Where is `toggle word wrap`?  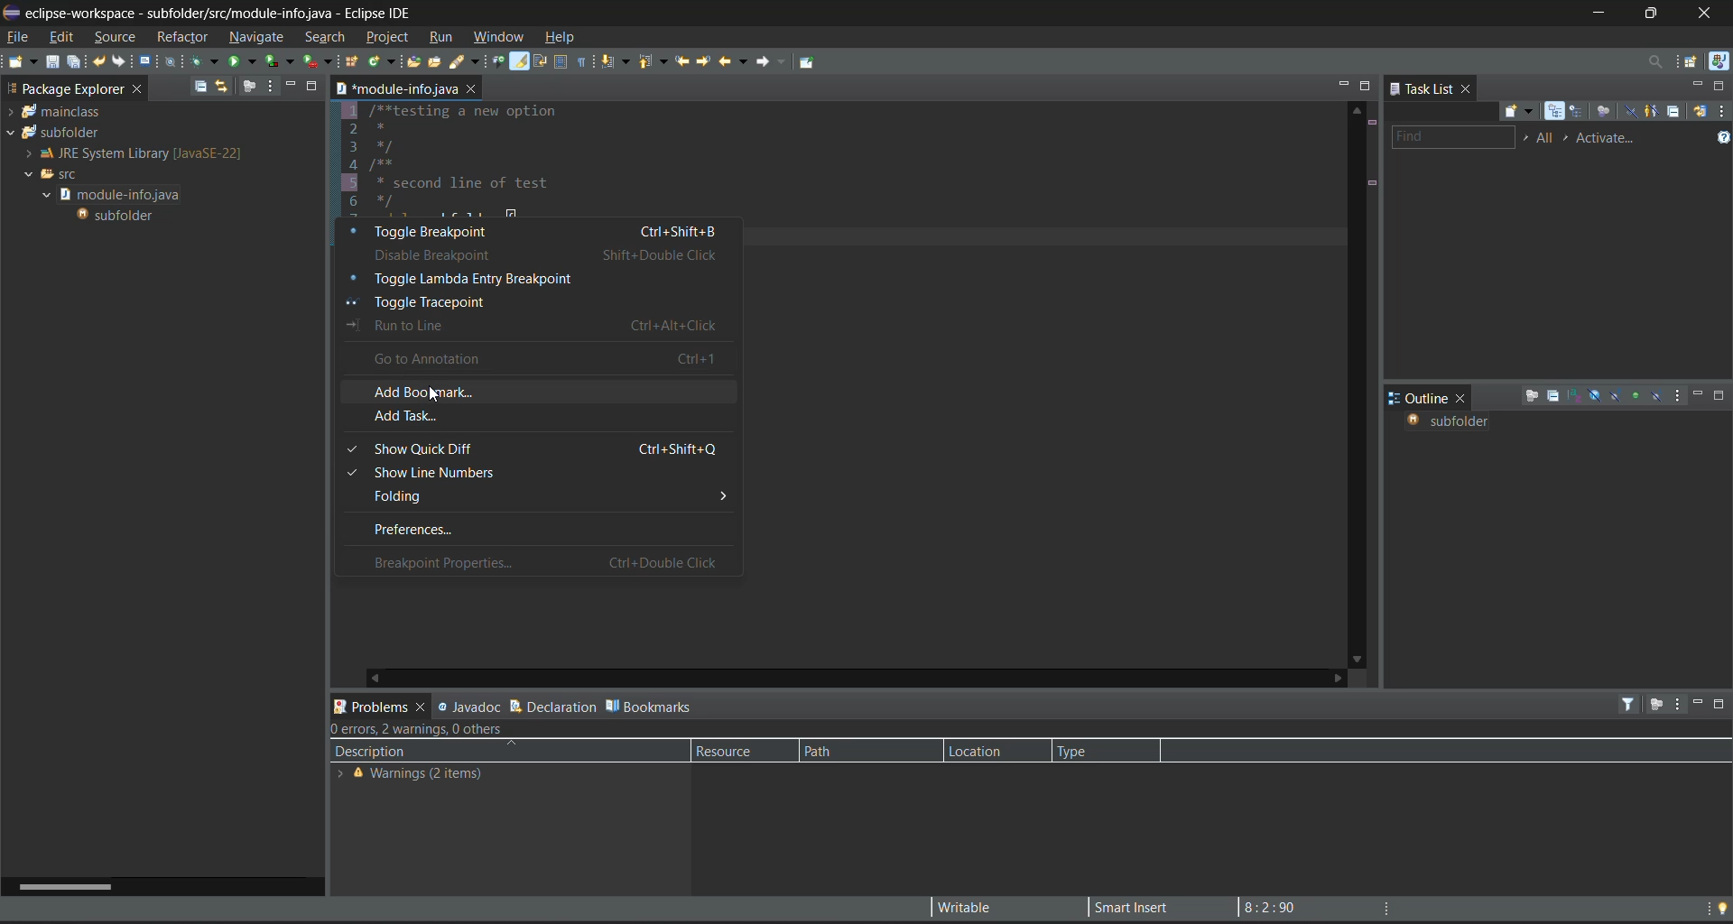
toggle word wrap is located at coordinates (541, 60).